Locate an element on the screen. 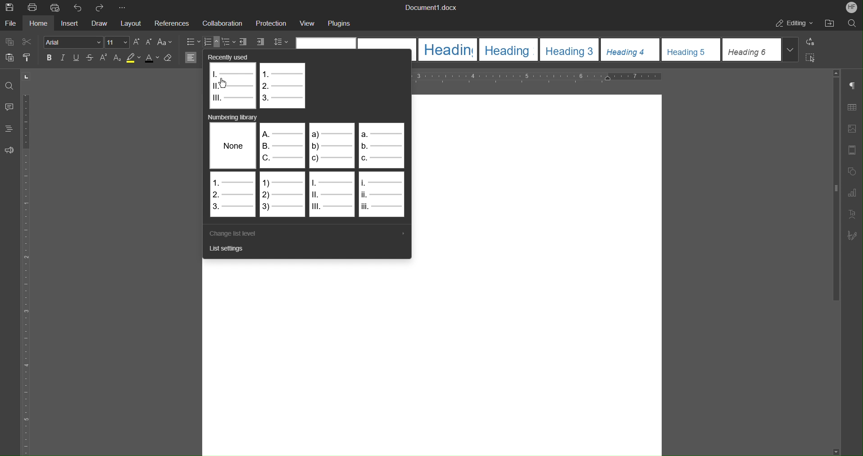  Heading 5 is located at coordinates (691, 50).